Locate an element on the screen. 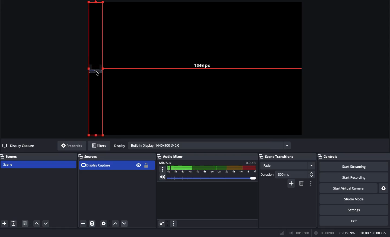 This screenshot has height=237, width=390. Scene is located at coordinates (38, 165).